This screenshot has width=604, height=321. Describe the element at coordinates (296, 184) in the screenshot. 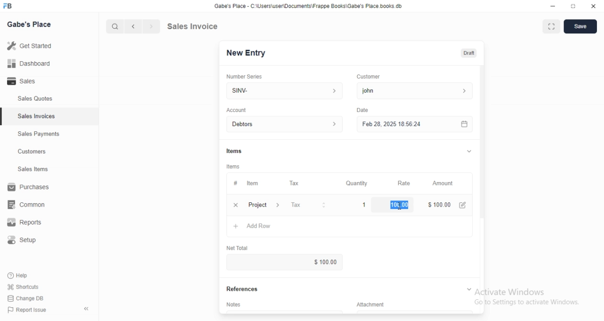

I see `Tax` at that location.